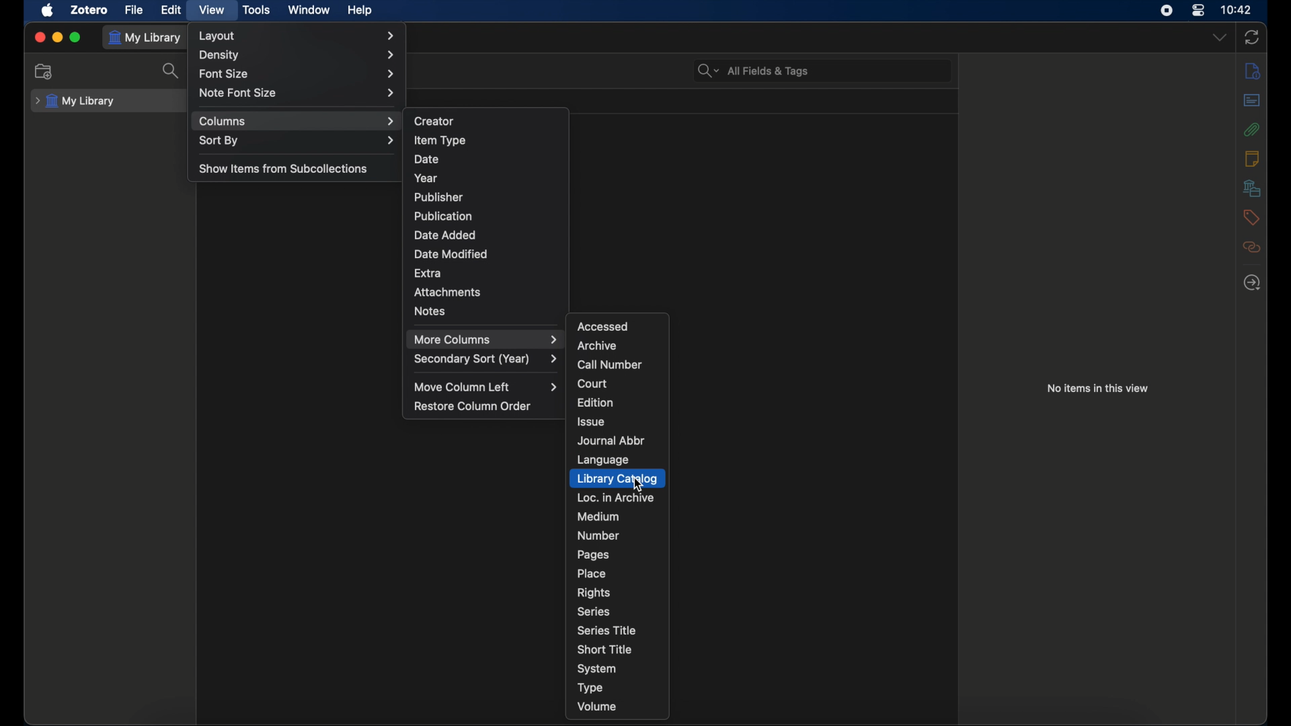 The width and height of the screenshot is (1291, 726). I want to click on attachments, so click(1252, 130).